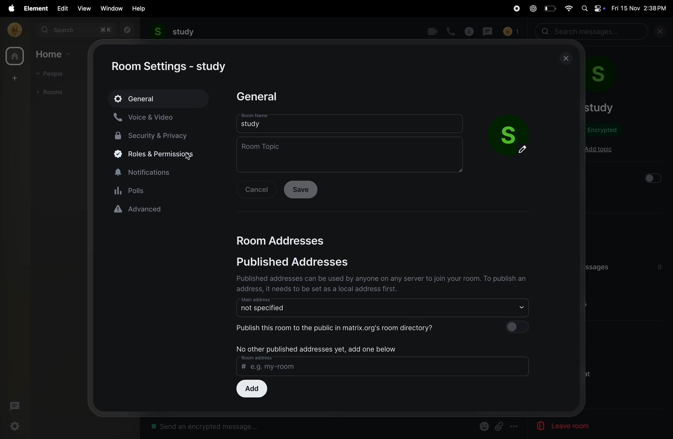  I want to click on battery, so click(549, 8).